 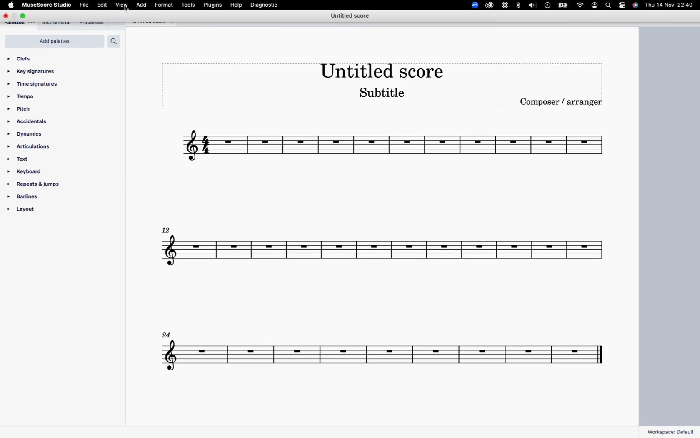 I want to click on apple, so click(x=11, y=5).